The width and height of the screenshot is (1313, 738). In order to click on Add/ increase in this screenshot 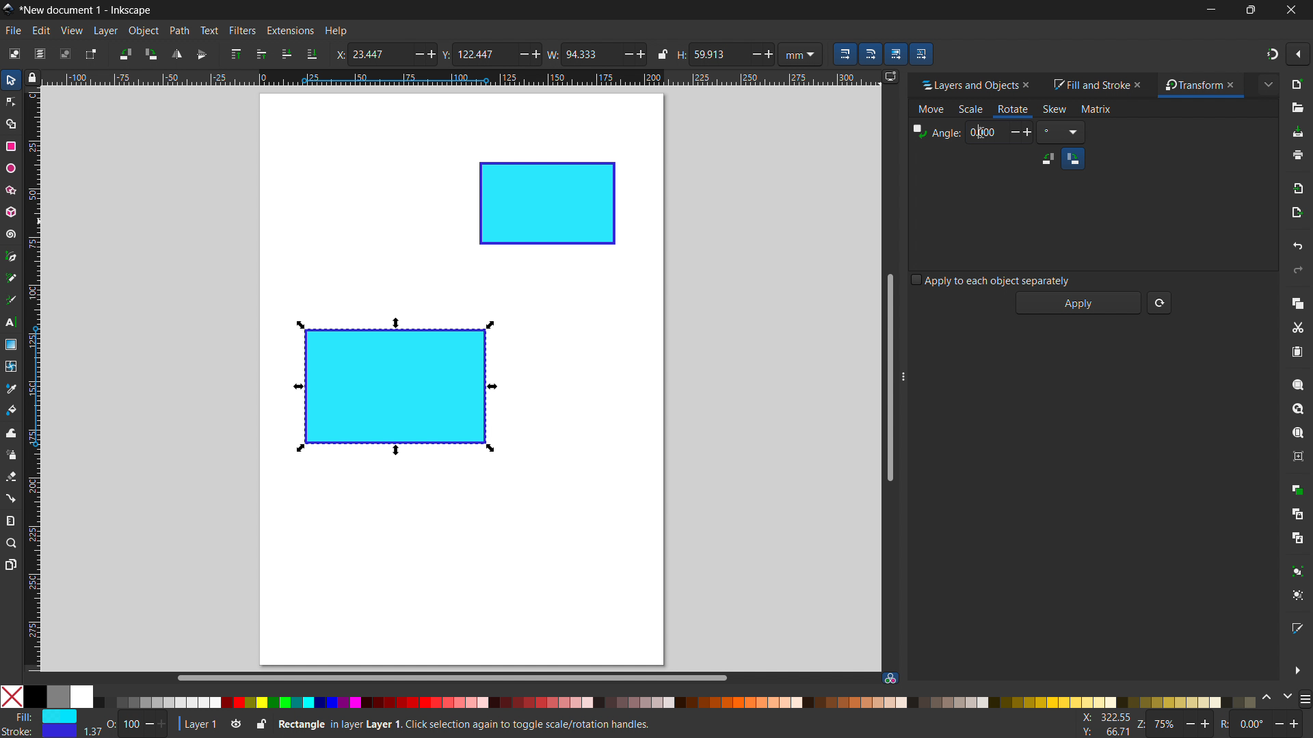, I will do `click(769, 53)`.